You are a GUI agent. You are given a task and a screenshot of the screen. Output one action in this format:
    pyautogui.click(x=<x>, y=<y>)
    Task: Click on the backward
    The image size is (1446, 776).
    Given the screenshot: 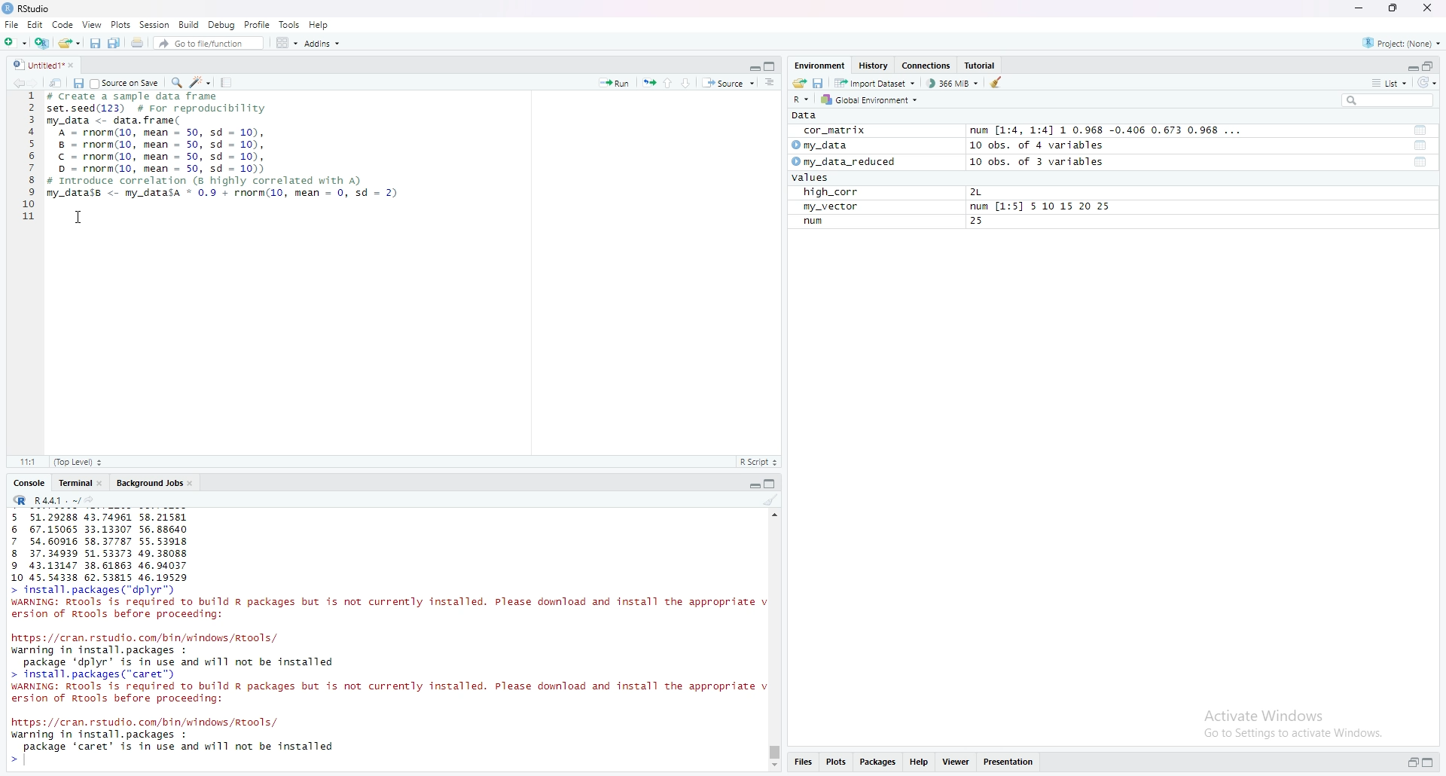 What is the action you would take?
    pyautogui.click(x=17, y=83)
    